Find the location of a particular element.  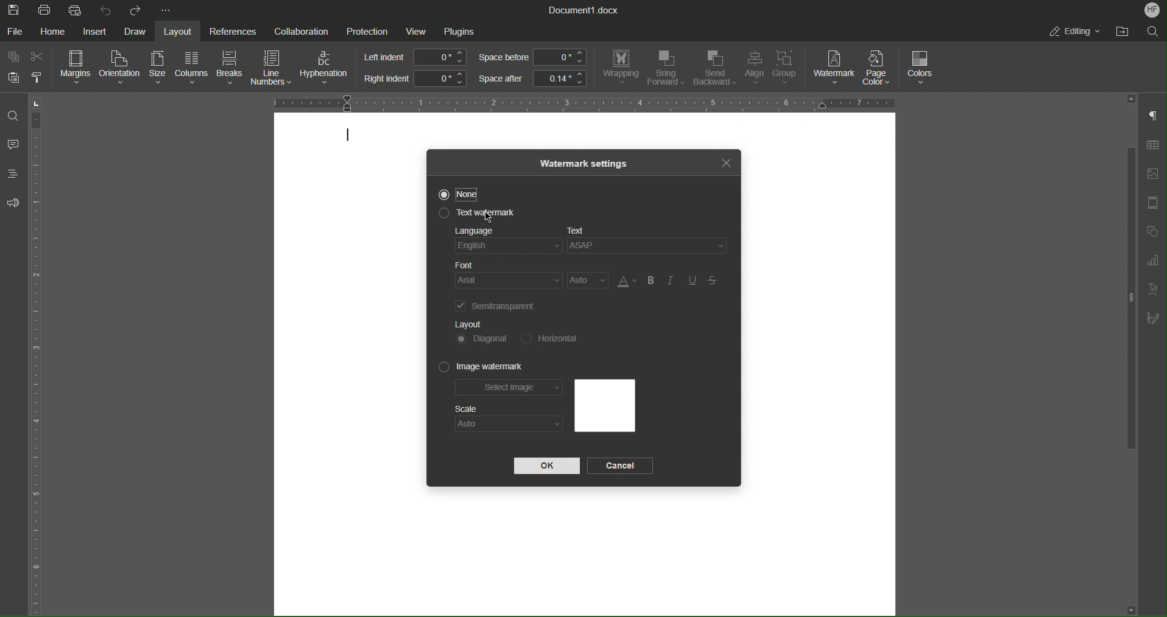

More is located at coordinates (167, 11).